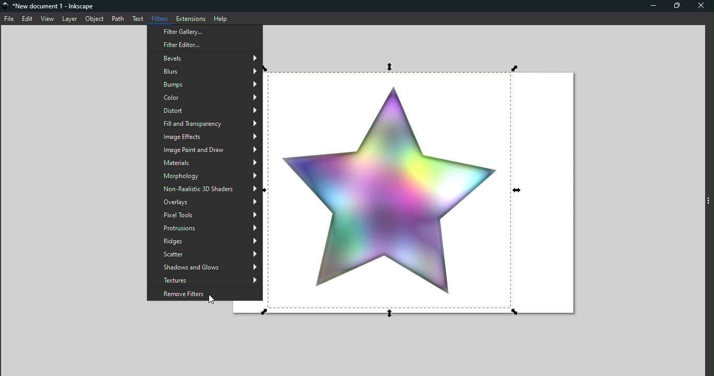 Image resolution: width=714 pixels, height=376 pixels. What do you see at coordinates (48, 19) in the screenshot?
I see `View` at bounding box center [48, 19].